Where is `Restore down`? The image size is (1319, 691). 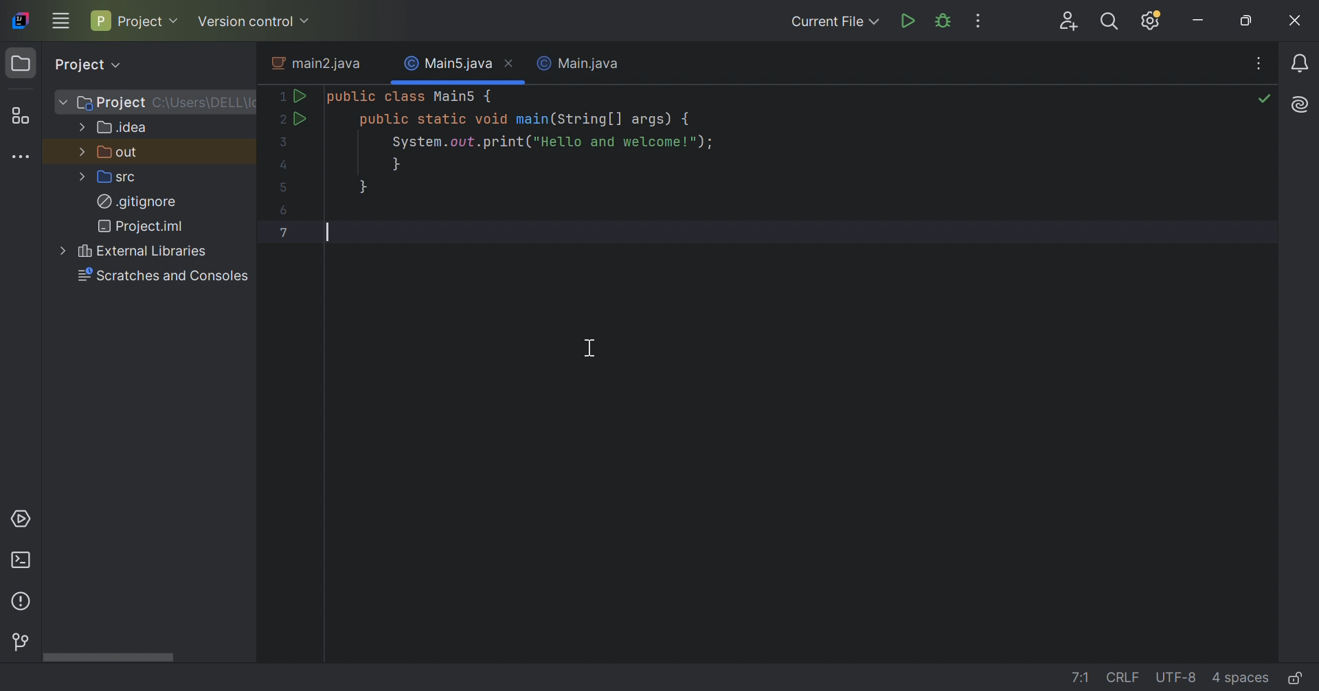 Restore down is located at coordinates (1252, 21).